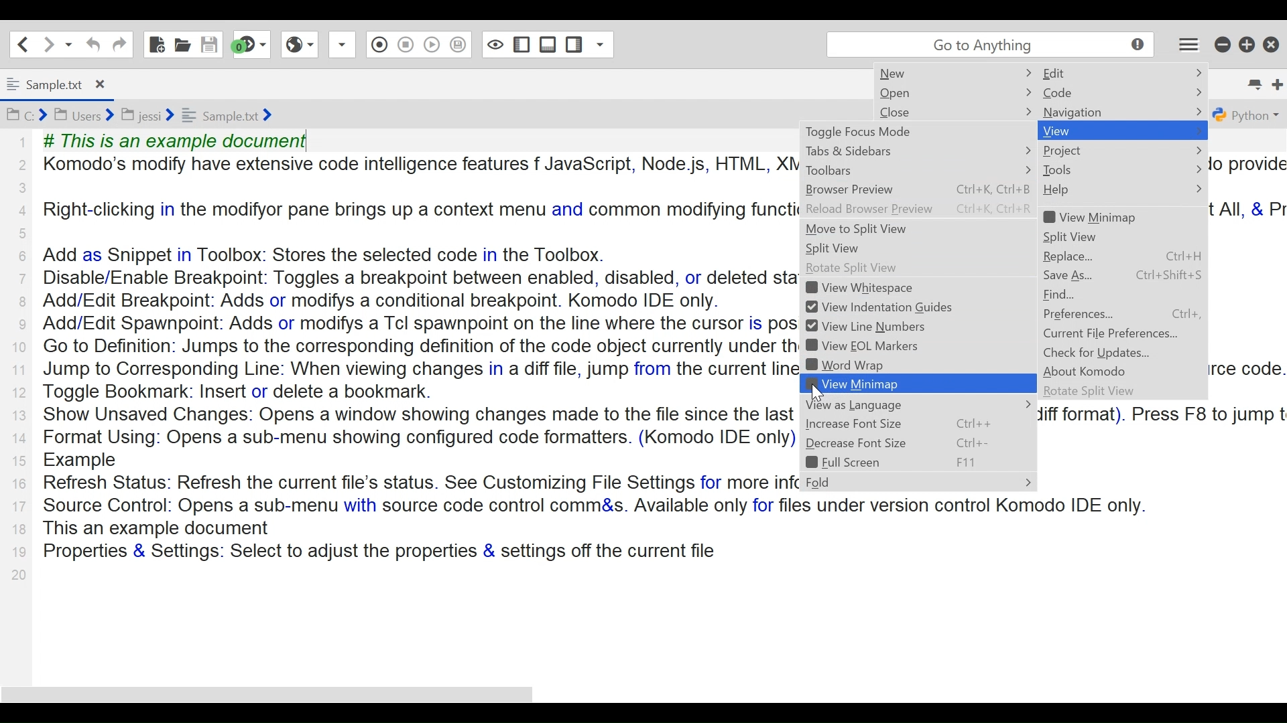  What do you see at coordinates (902, 74) in the screenshot?
I see `New` at bounding box center [902, 74].